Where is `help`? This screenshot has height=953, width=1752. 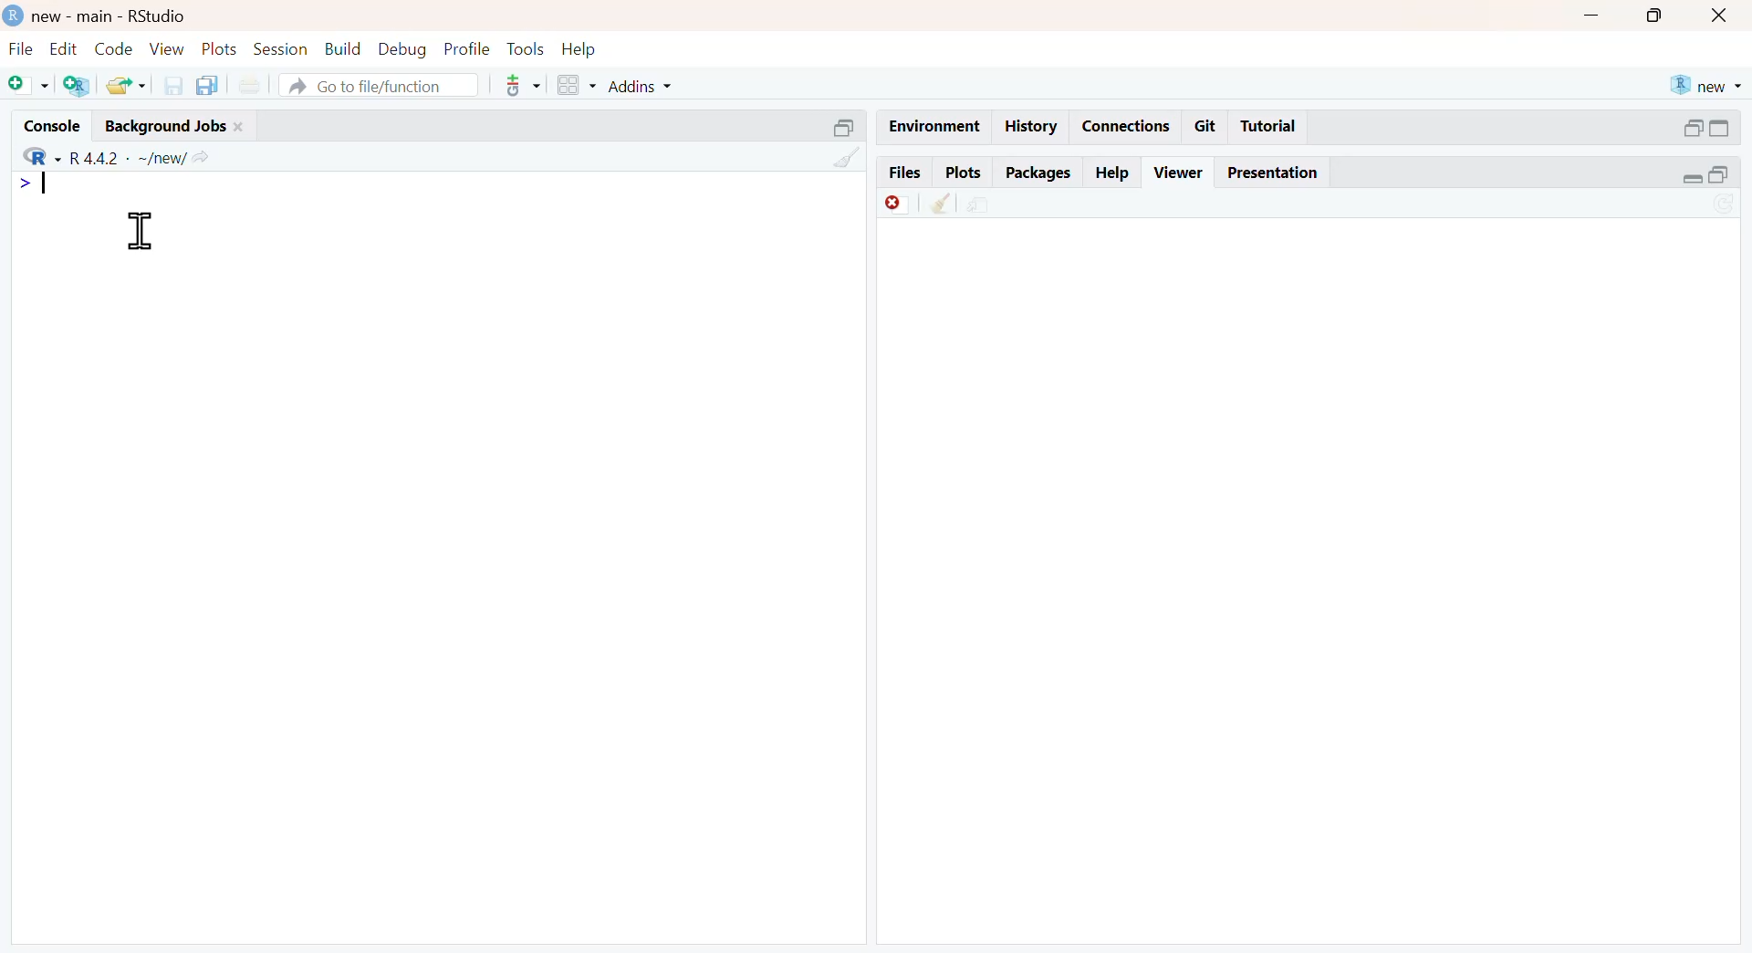
help is located at coordinates (579, 49).